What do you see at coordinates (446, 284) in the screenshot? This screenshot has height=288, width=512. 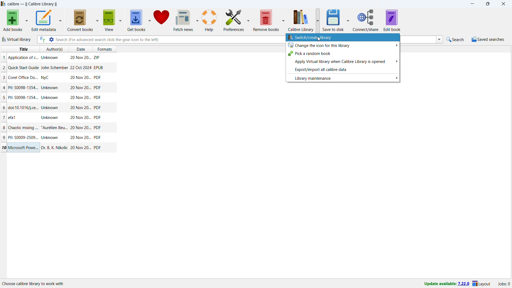 I see `update` at bounding box center [446, 284].